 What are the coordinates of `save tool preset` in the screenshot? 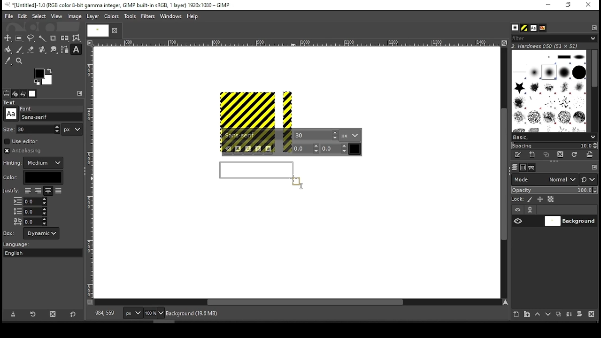 It's located at (14, 314).